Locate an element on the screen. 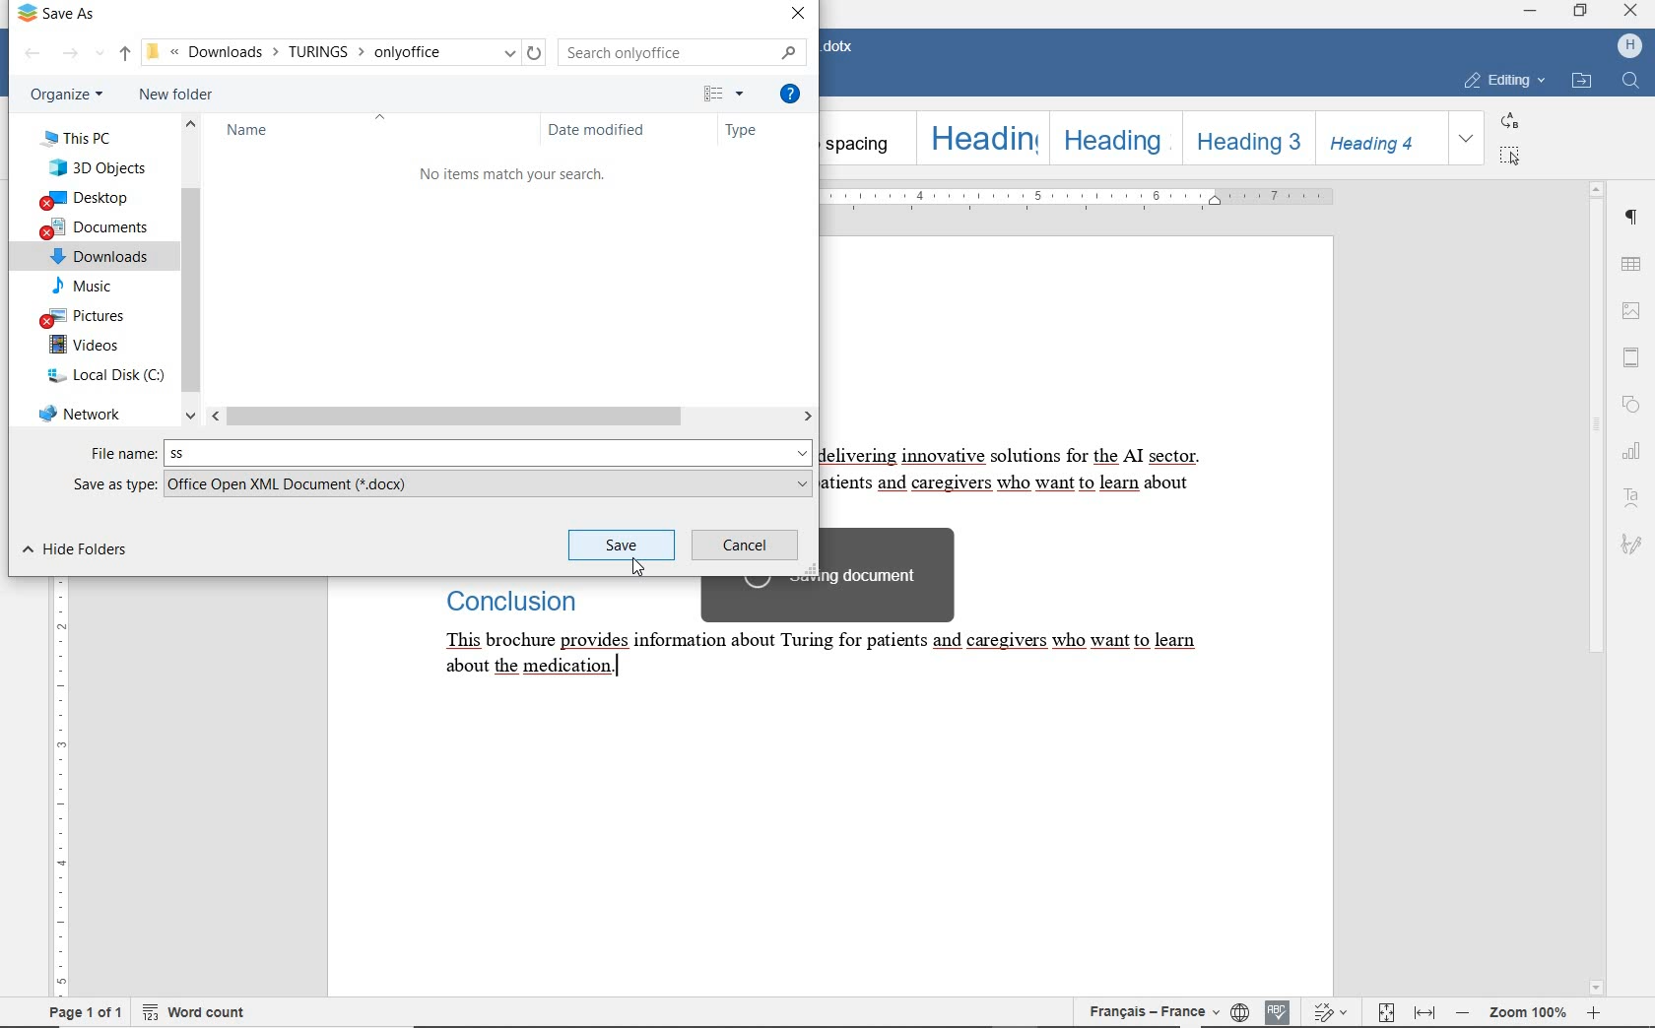 The width and height of the screenshot is (1655, 1028). NAME is located at coordinates (253, 131).